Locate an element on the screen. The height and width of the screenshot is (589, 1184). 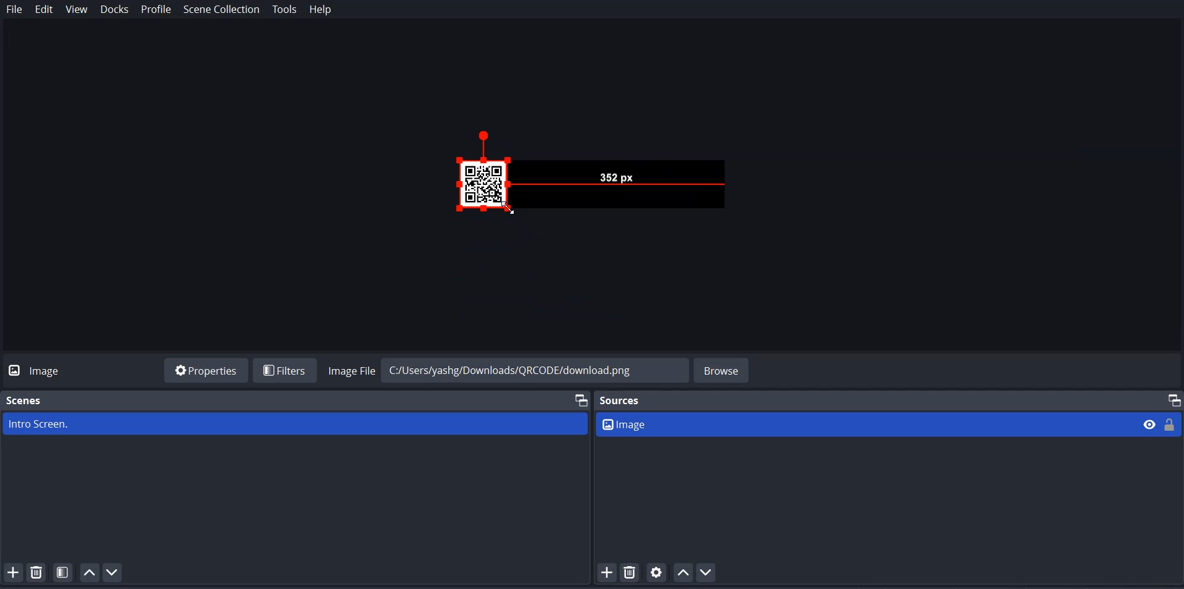
Help is located at coordinates (321, 10).